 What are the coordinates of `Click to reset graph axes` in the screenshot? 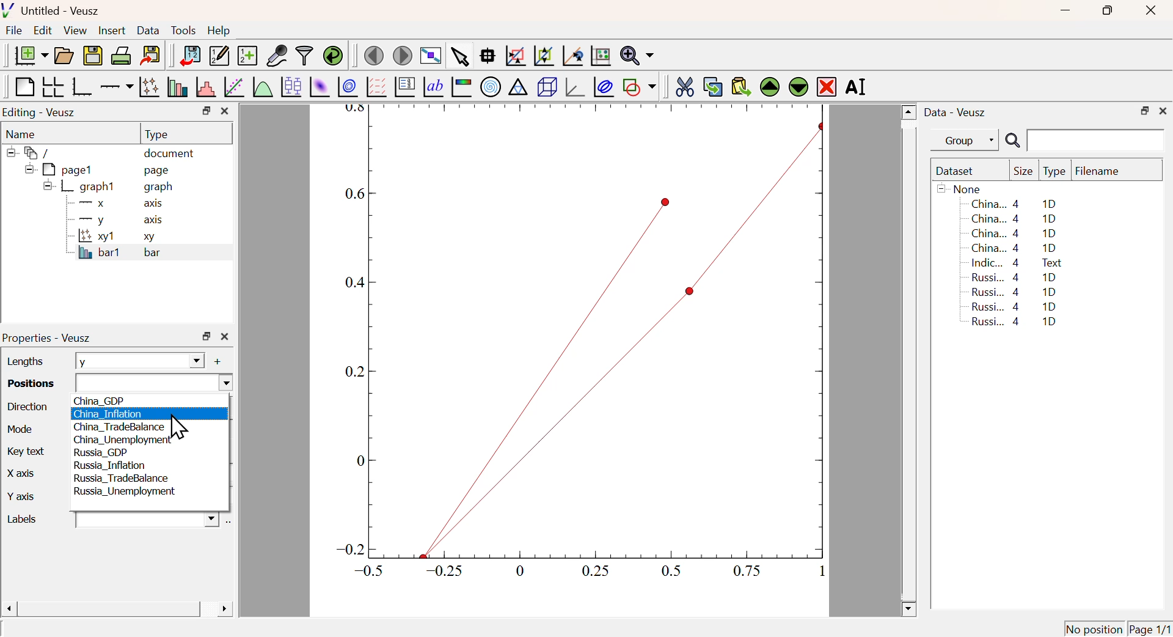 It's located at (571, 56).